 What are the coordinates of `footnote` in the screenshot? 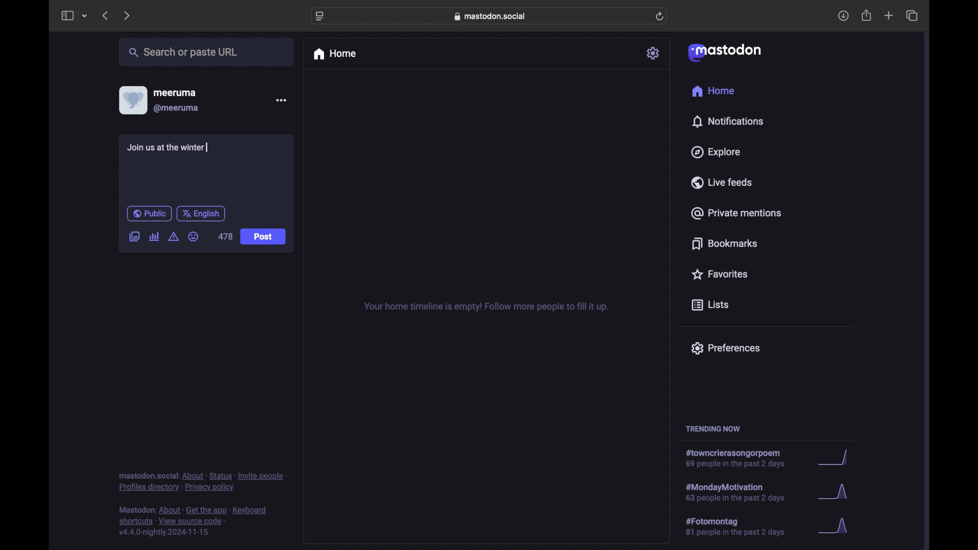 It's located at (203, 481).